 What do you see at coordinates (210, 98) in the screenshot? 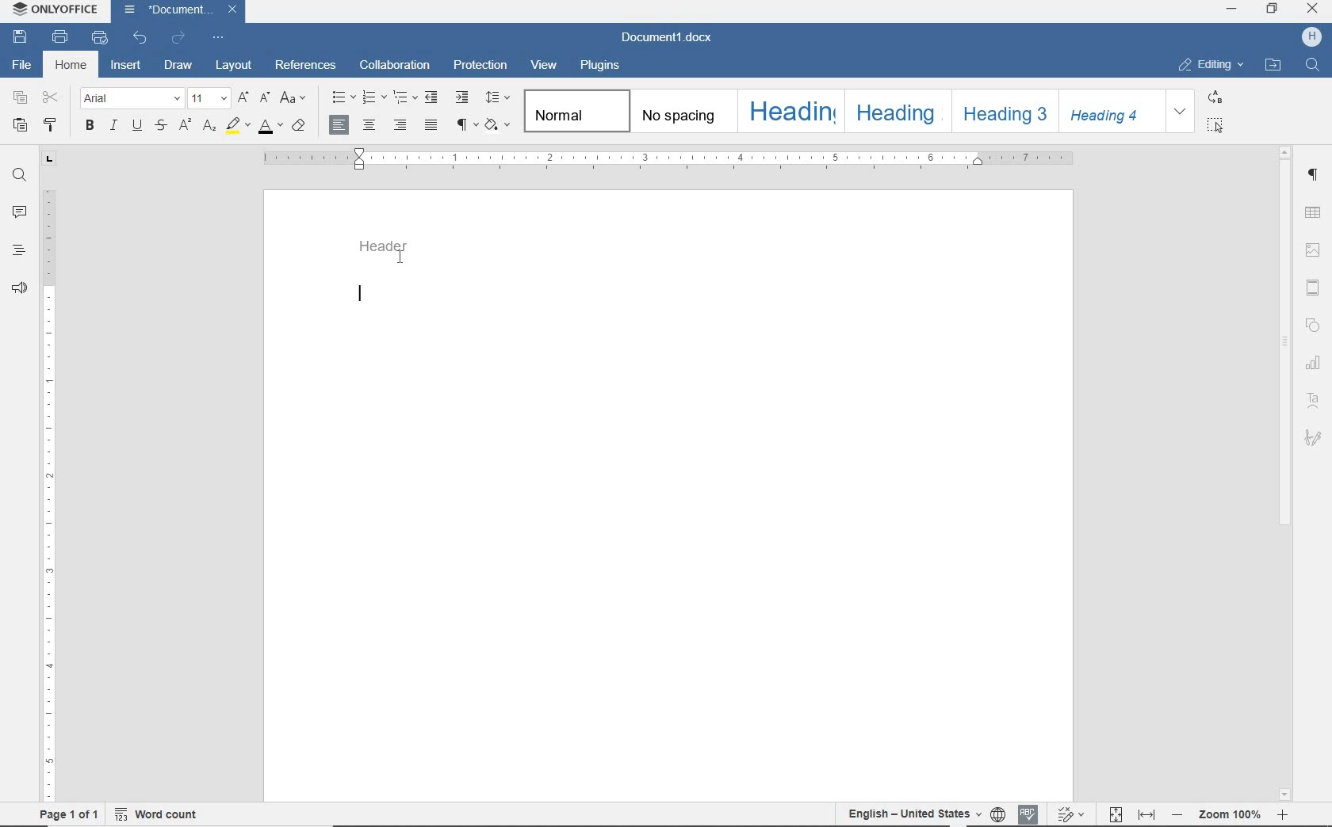
I see `font size` at bounding box center [210, 98].